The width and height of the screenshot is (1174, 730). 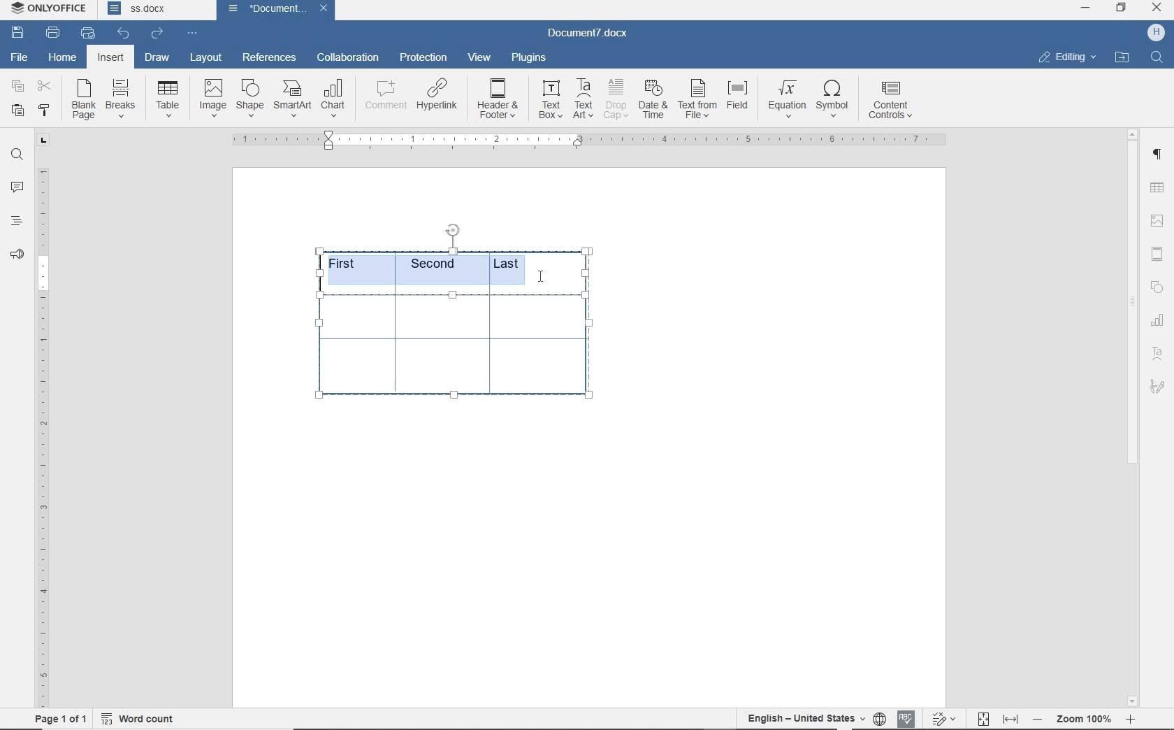 What do you see at coordinates (110, 59) in the screenshot?
I see `insert` at bounding box center [110, 59].